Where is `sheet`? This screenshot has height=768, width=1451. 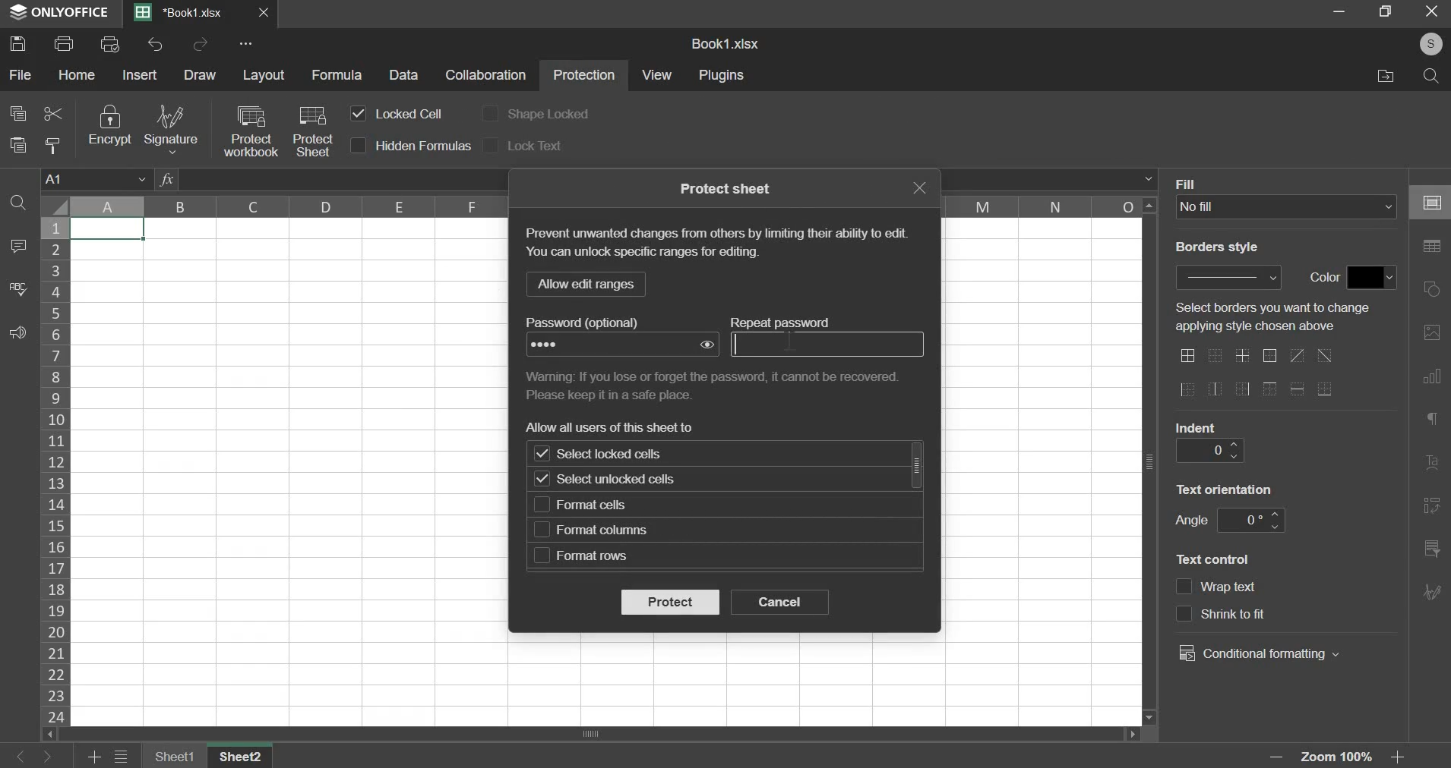
sheet is located at coordinates (245, 756).